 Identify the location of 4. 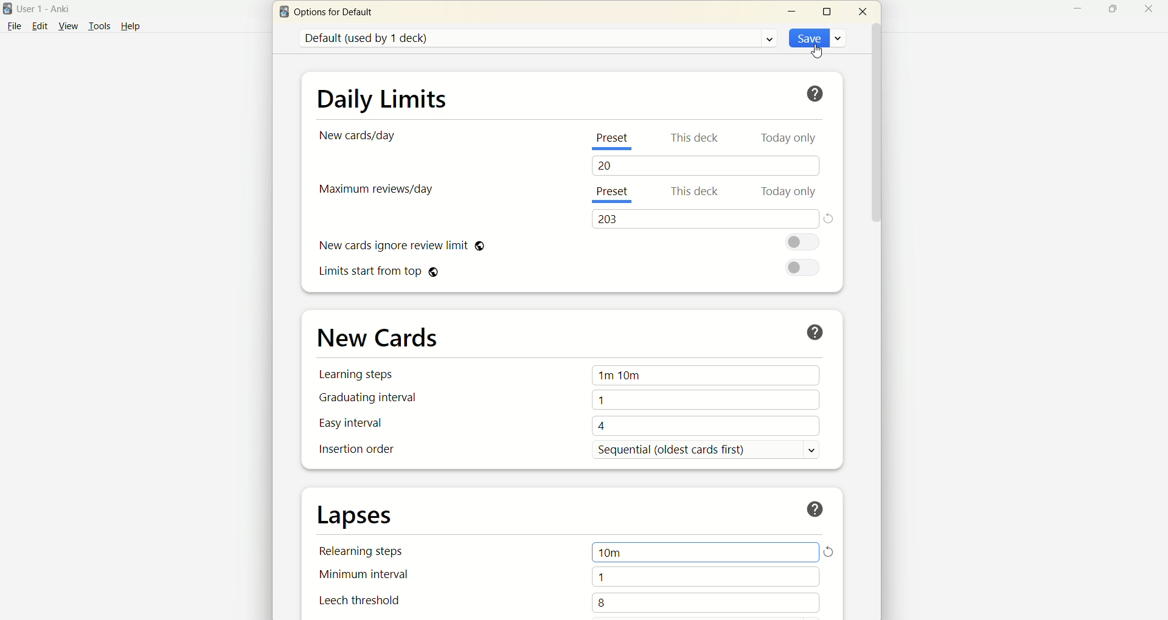
(707, 424).